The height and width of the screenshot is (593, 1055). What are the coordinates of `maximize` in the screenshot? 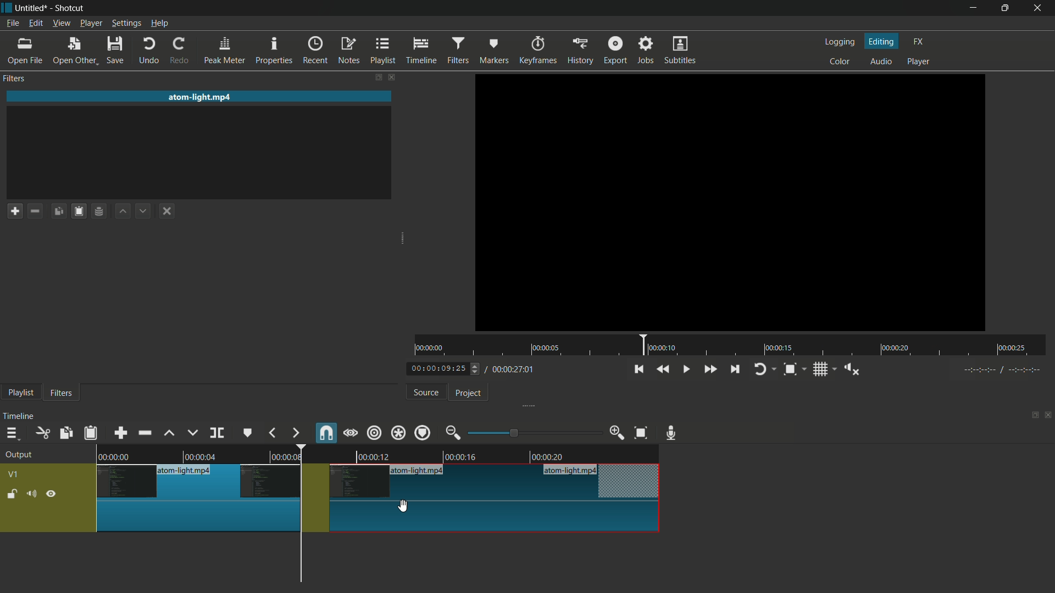 It's located at (1007, 8).